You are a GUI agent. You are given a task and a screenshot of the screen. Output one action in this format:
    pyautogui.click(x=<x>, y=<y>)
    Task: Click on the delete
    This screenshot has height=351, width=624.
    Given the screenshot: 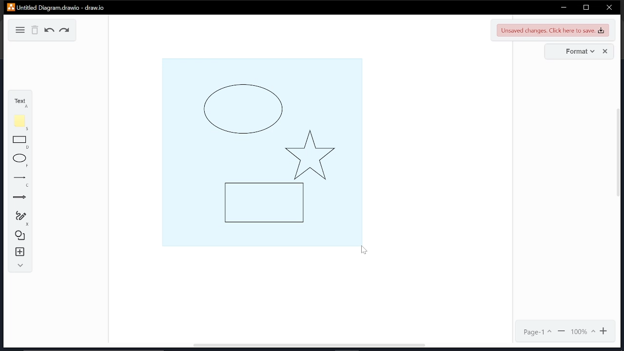 What is the action you would take?
    pyautogui.click(x=36, y=30)
    